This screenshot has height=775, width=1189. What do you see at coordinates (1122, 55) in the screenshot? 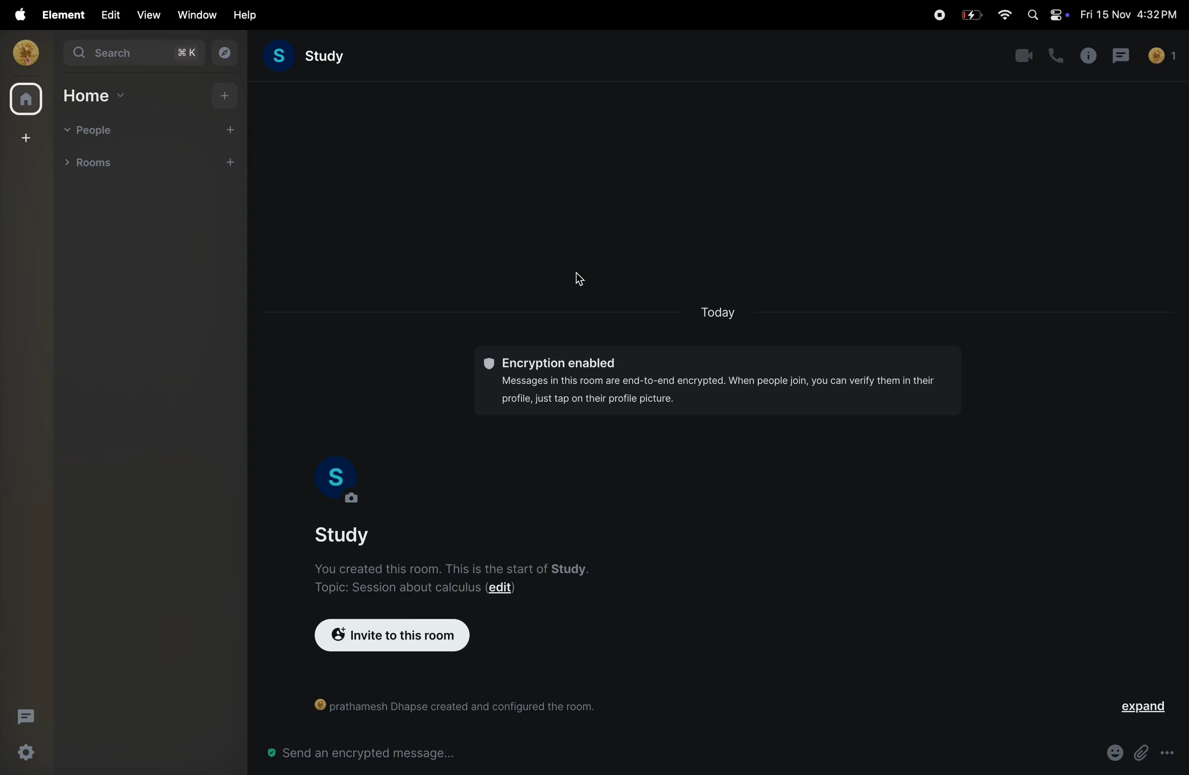
I see `messages` at bounding box center [1122, 55].